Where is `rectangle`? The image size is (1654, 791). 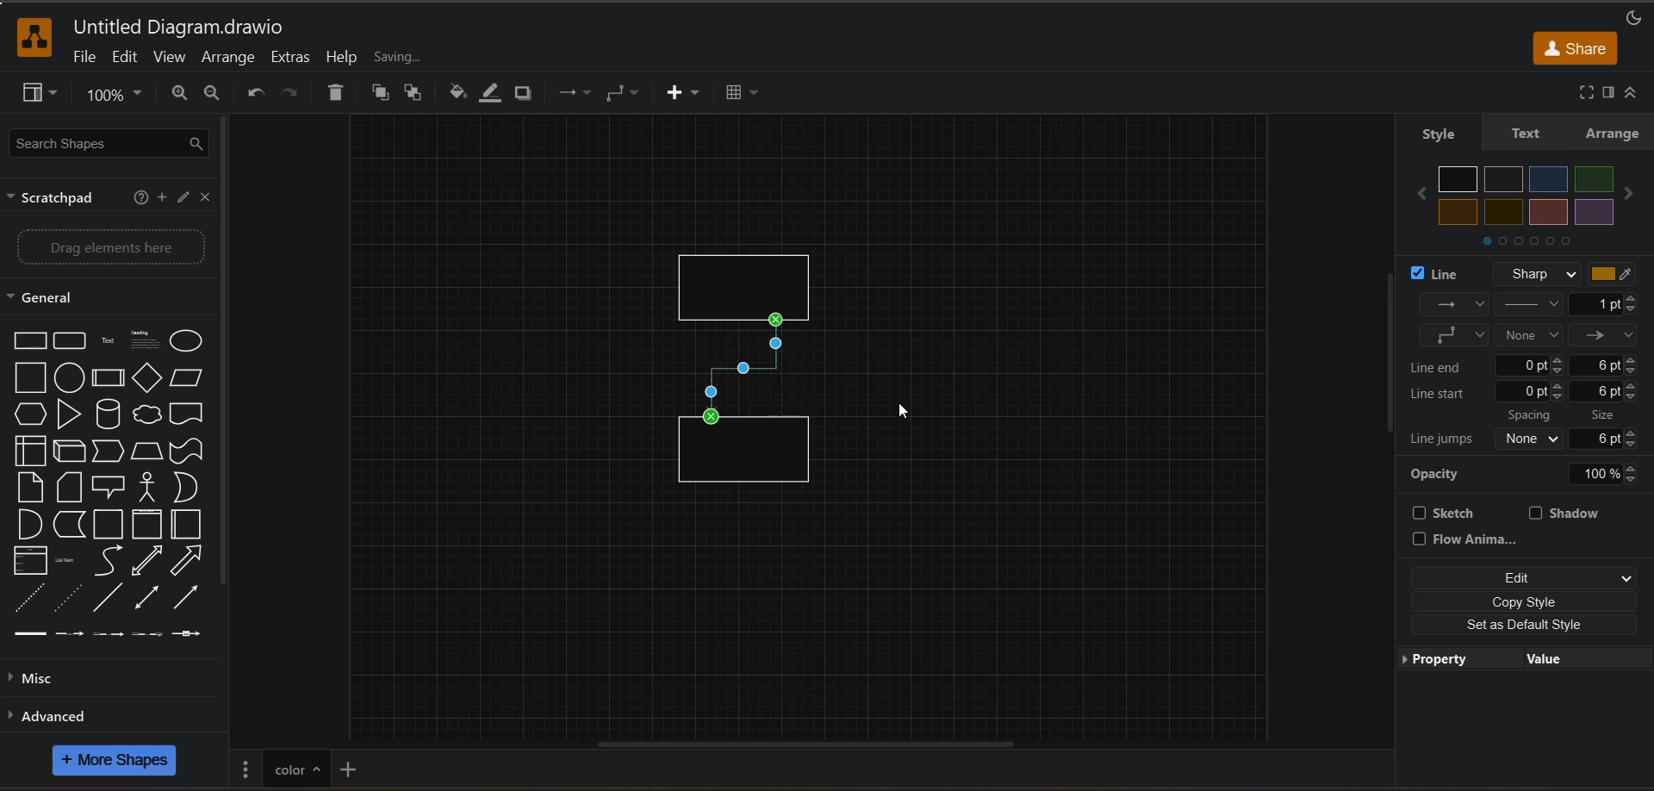 rectangle is located at coordinates (747, 458).